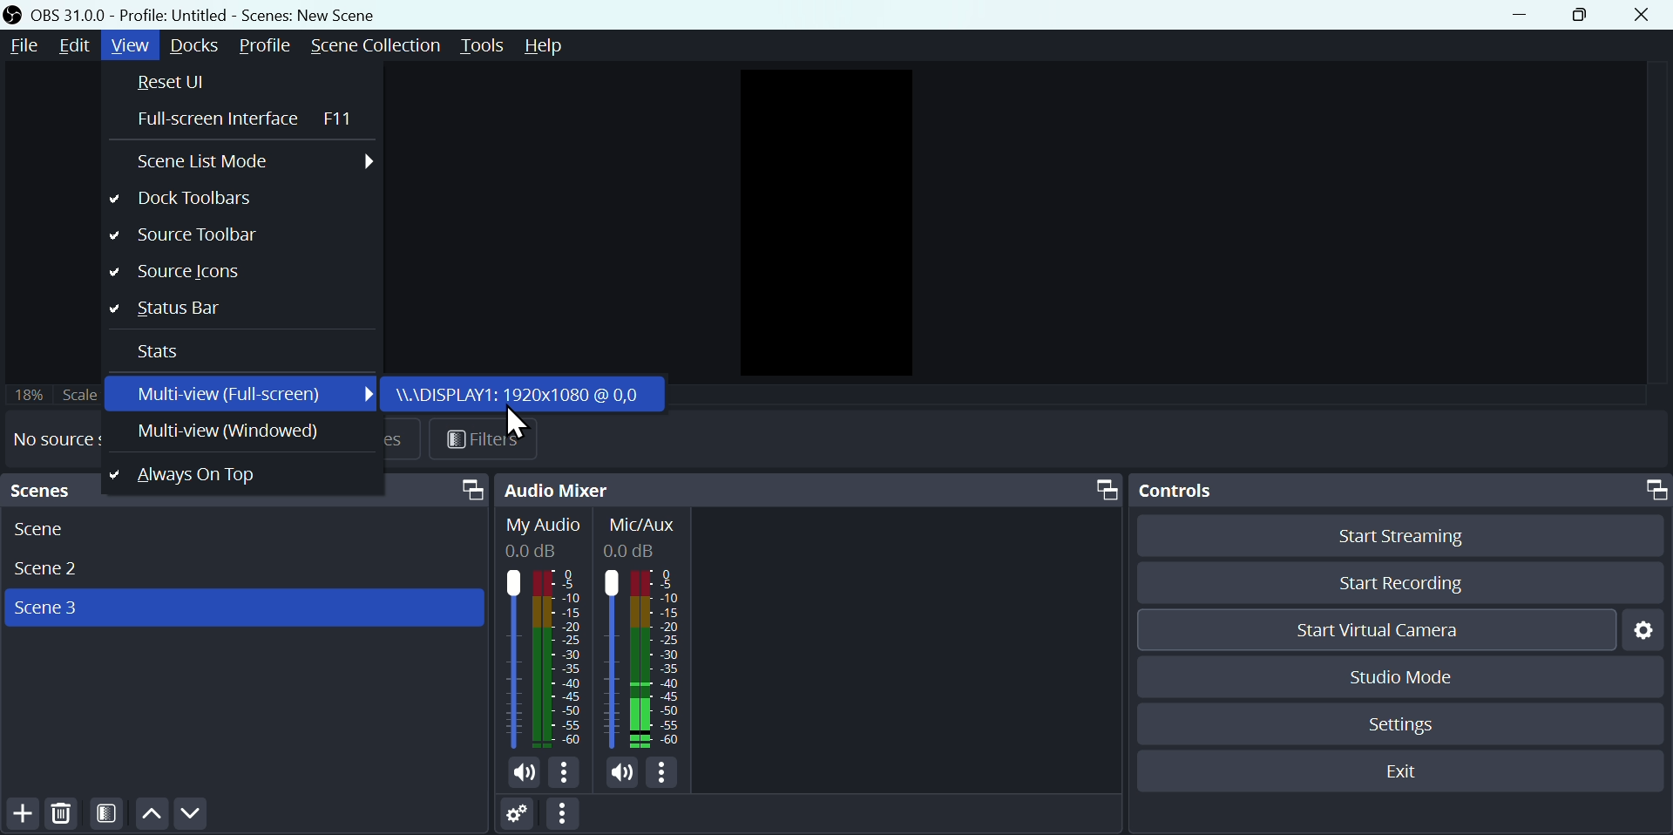  What do you see at coordinates (108, 816) in the screenshot?
I see `Filter` at bounding box center [108, 816].